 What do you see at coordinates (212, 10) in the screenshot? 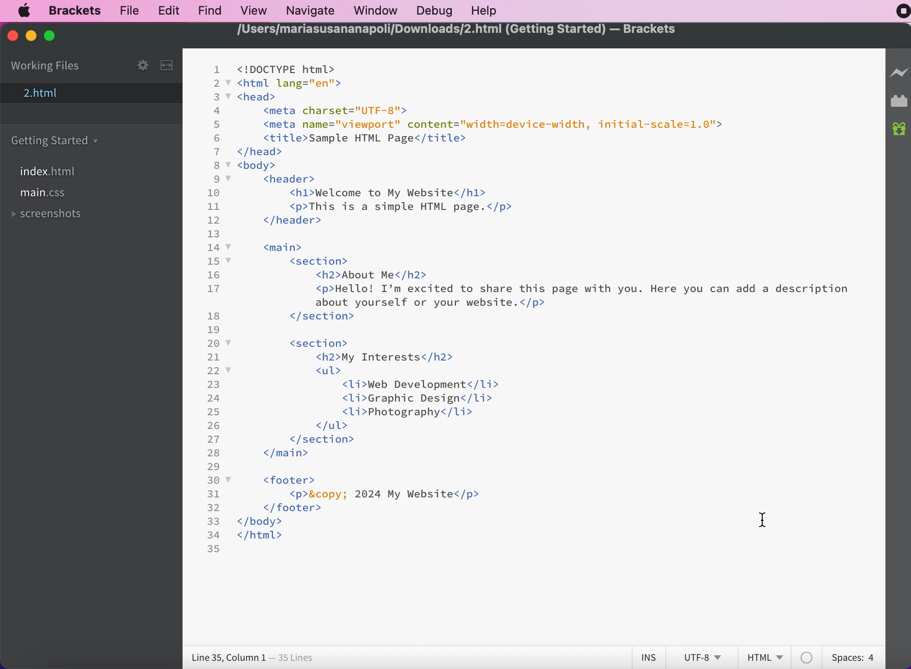
I see `find` at bounding box center [212, 10].